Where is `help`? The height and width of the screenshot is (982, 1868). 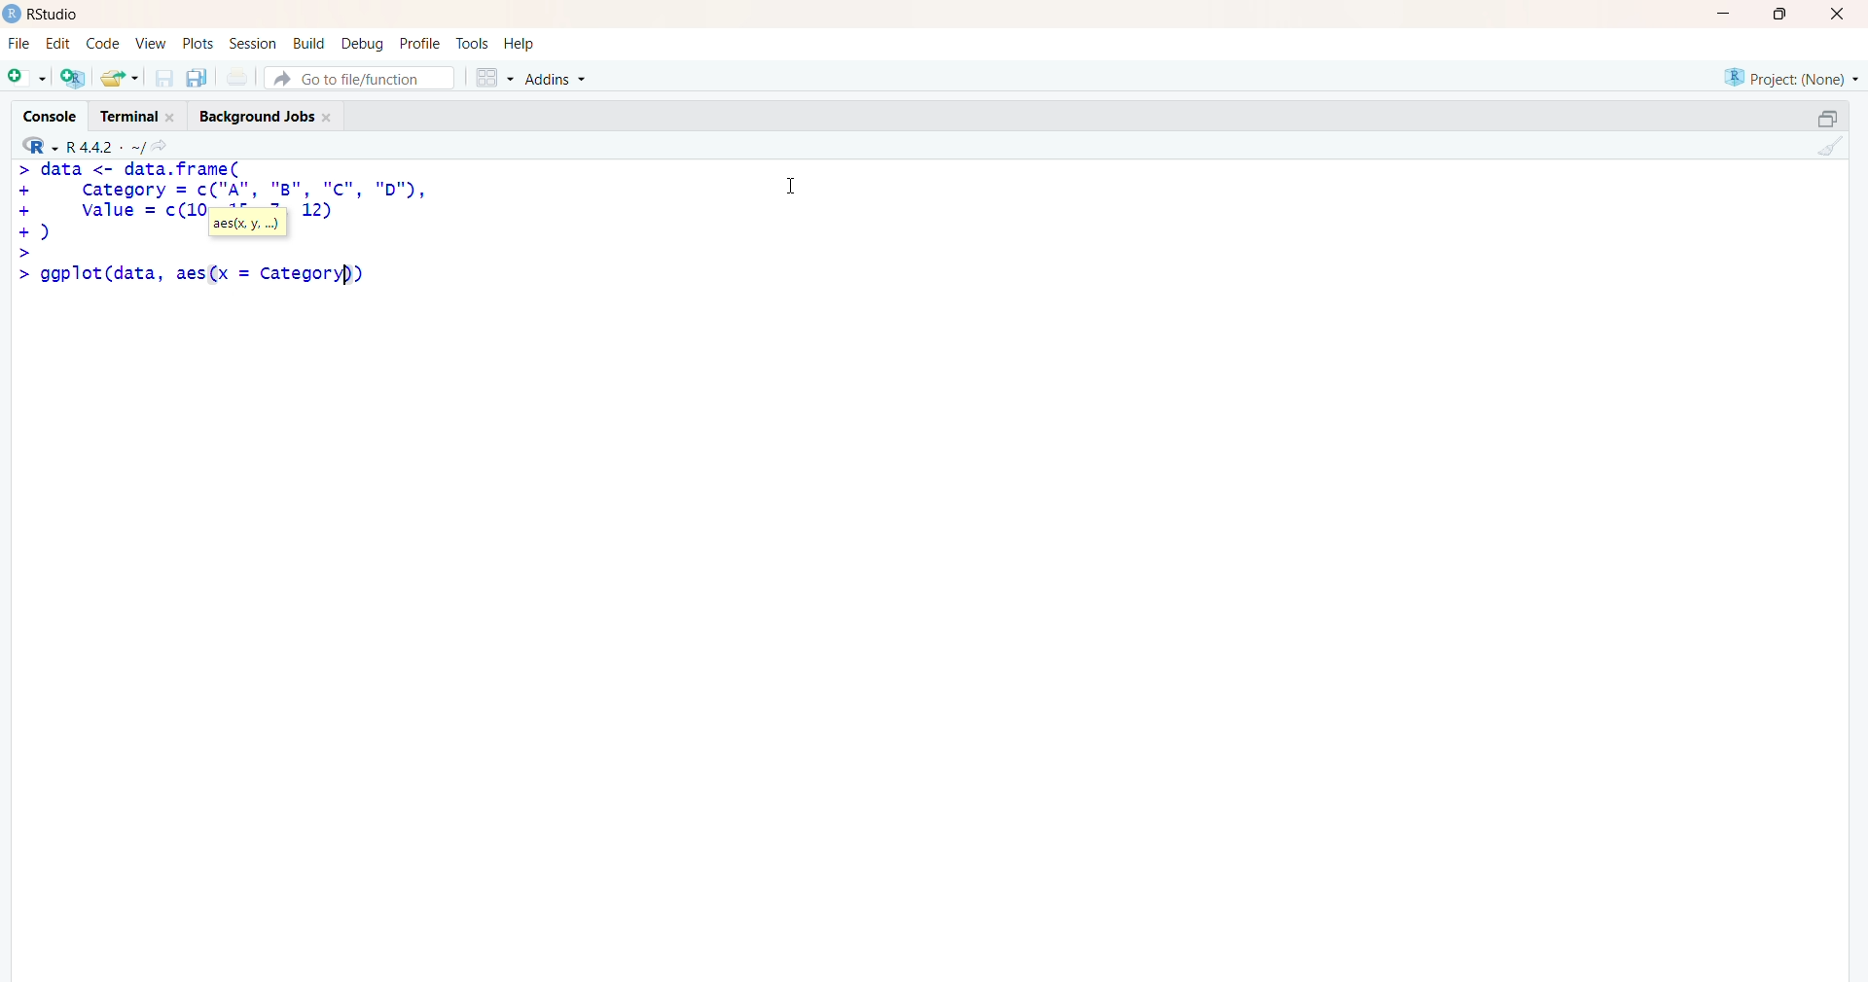 help is located at coordinates (522, 44).